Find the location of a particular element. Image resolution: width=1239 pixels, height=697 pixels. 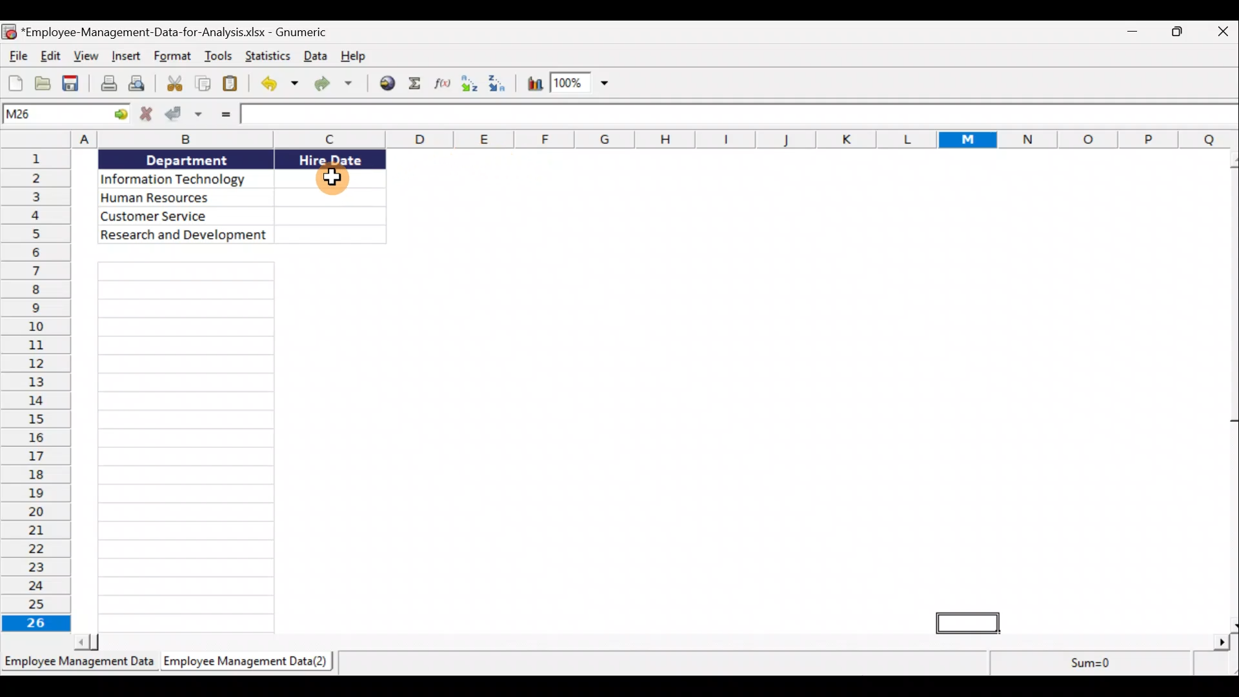

Data is located at coordinates (237, 196).